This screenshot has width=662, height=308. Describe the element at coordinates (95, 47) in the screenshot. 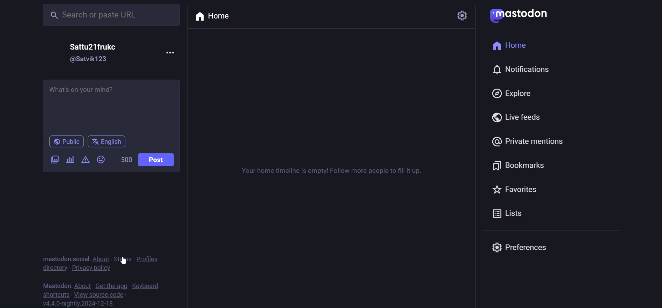

I see `name` at that location.